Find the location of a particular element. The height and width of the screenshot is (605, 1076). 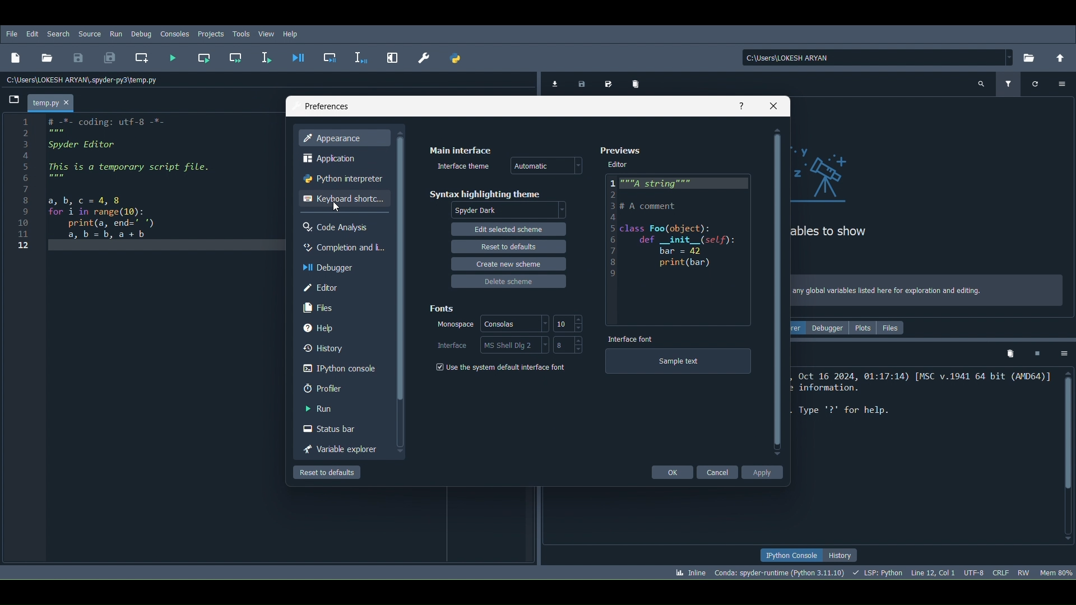

History is located at coordinates (842, 555).